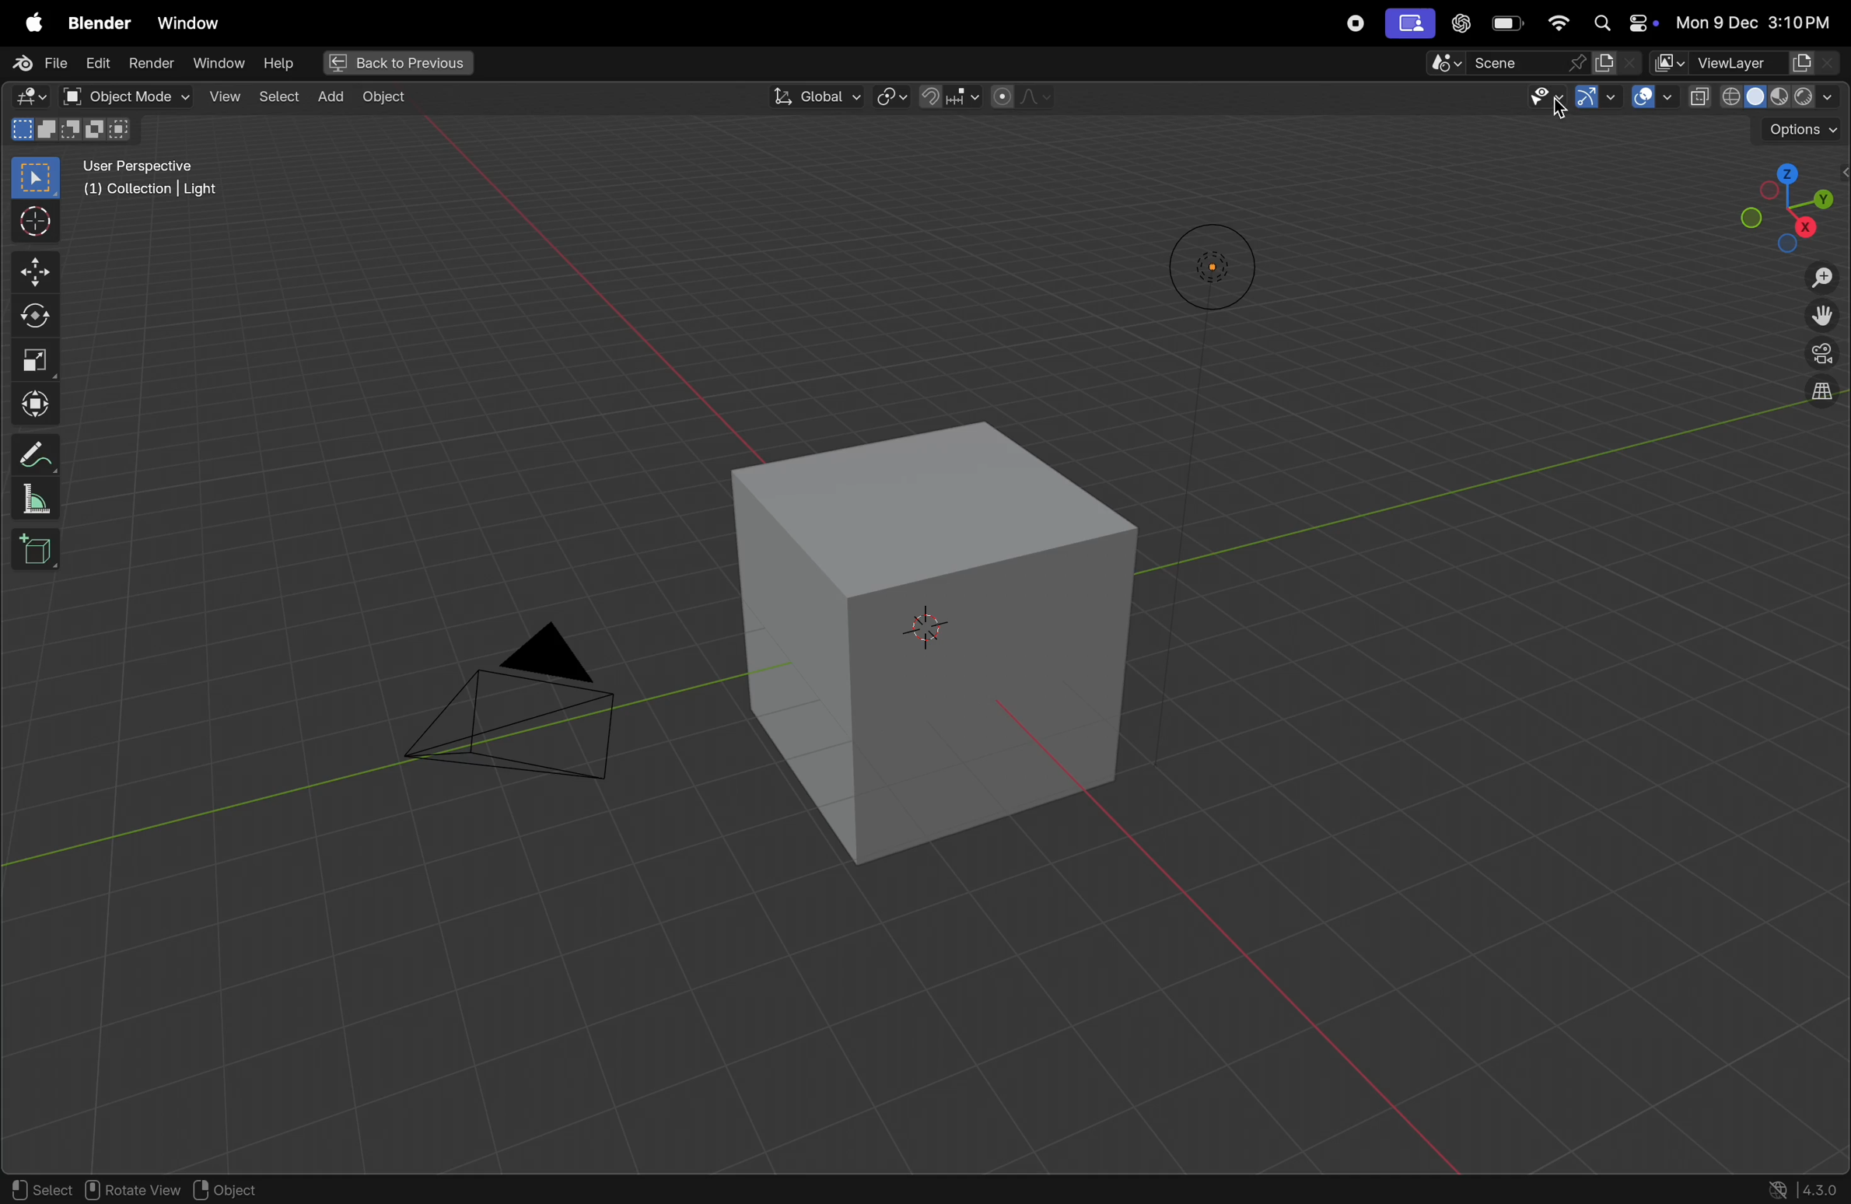  I want to click on show gimzo, so click(1593, 99).